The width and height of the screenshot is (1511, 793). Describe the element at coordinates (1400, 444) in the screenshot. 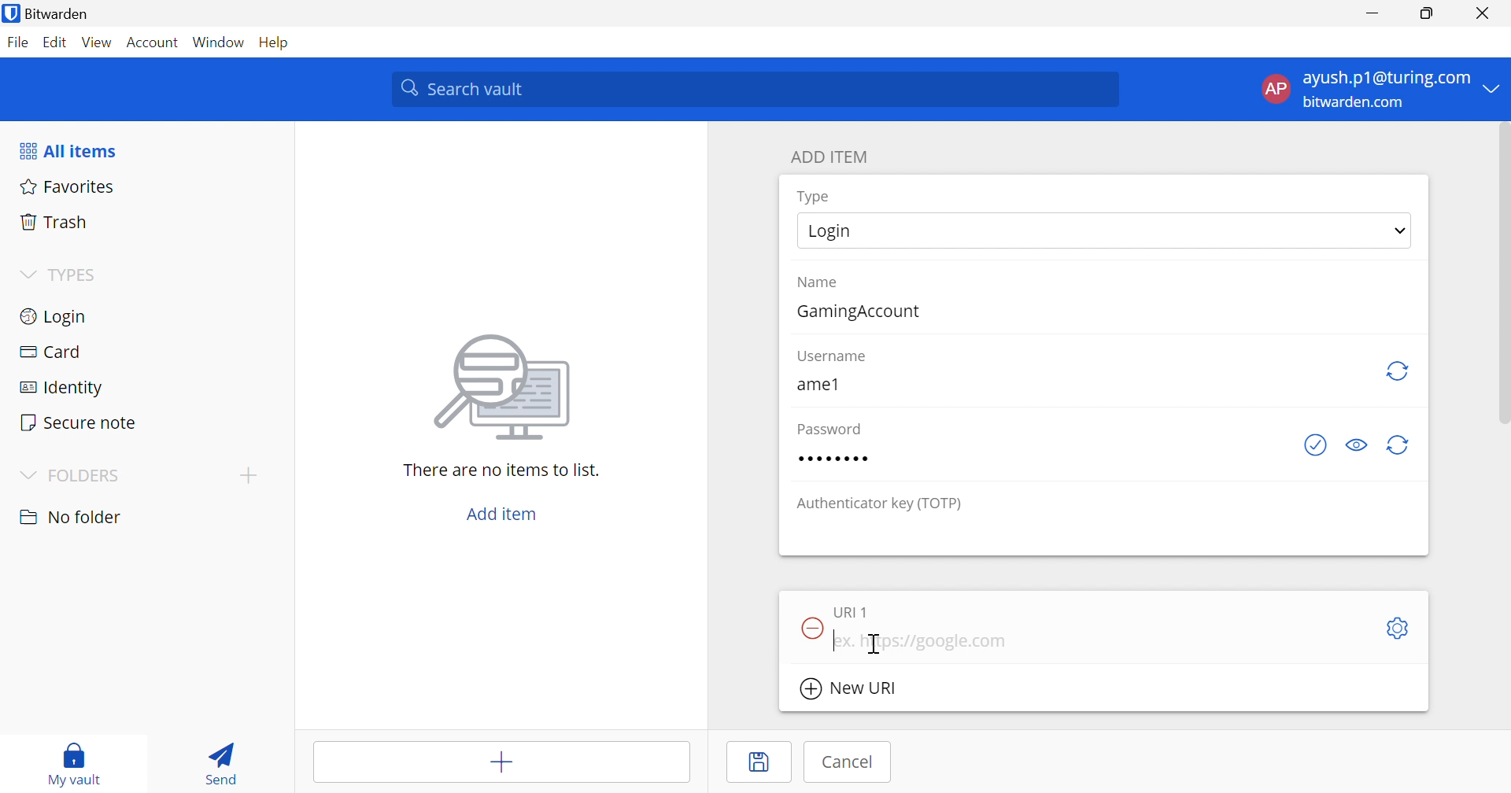

I see `Generate password` at that location.